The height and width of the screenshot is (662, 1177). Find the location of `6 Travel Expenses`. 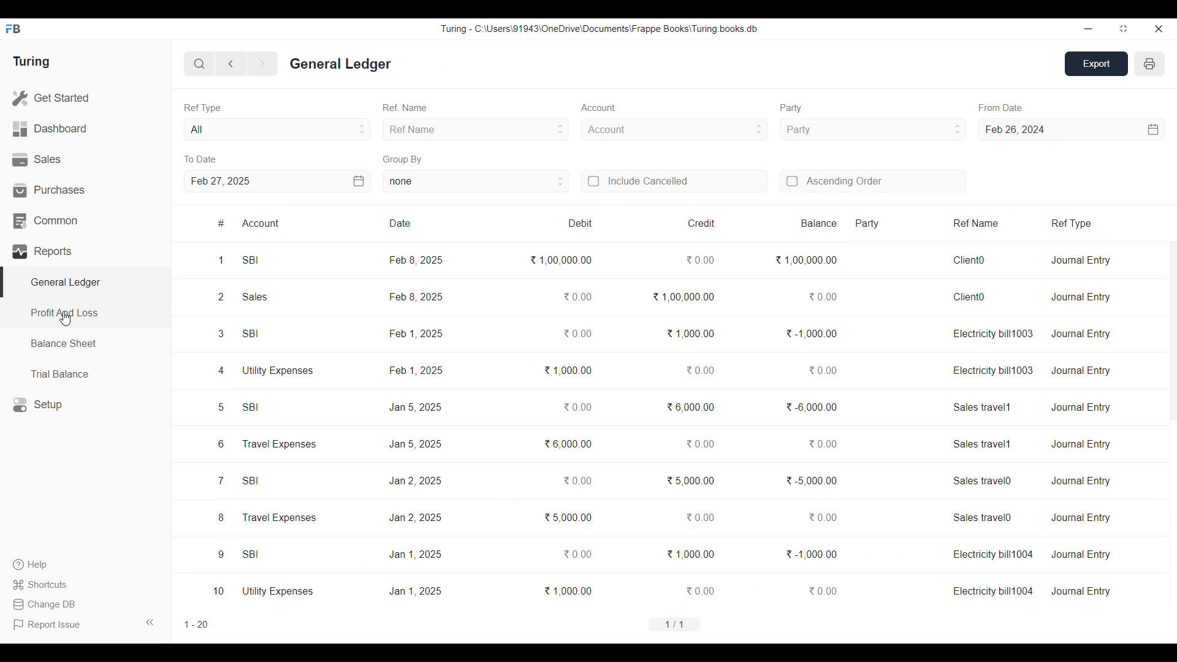

6 Travel Expenses is located at coordinates (266, 444).